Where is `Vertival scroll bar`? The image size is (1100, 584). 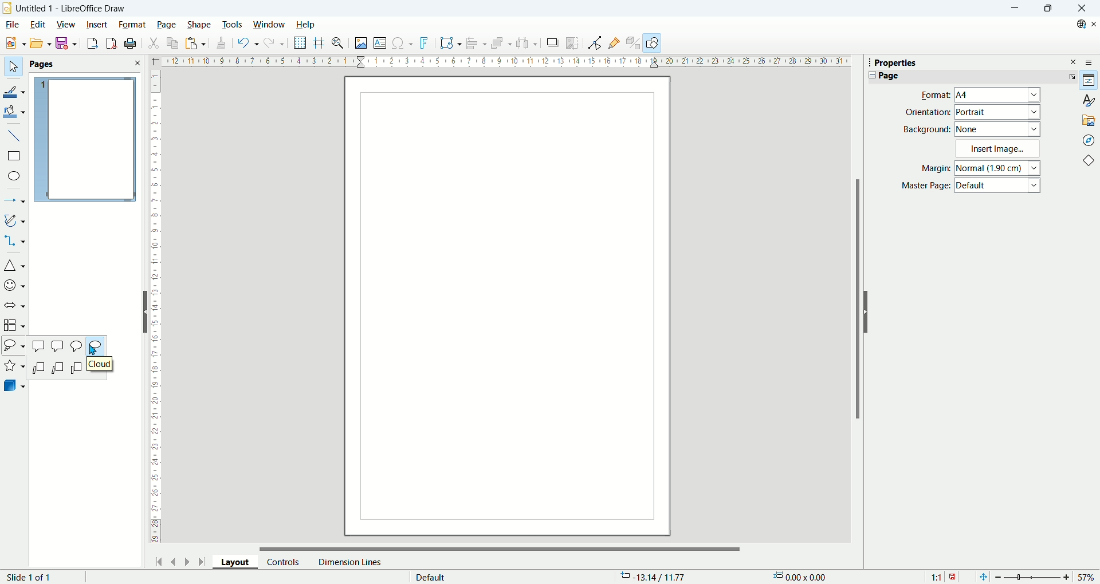
Vertival scroll bar is located at coordinates (855, 305).